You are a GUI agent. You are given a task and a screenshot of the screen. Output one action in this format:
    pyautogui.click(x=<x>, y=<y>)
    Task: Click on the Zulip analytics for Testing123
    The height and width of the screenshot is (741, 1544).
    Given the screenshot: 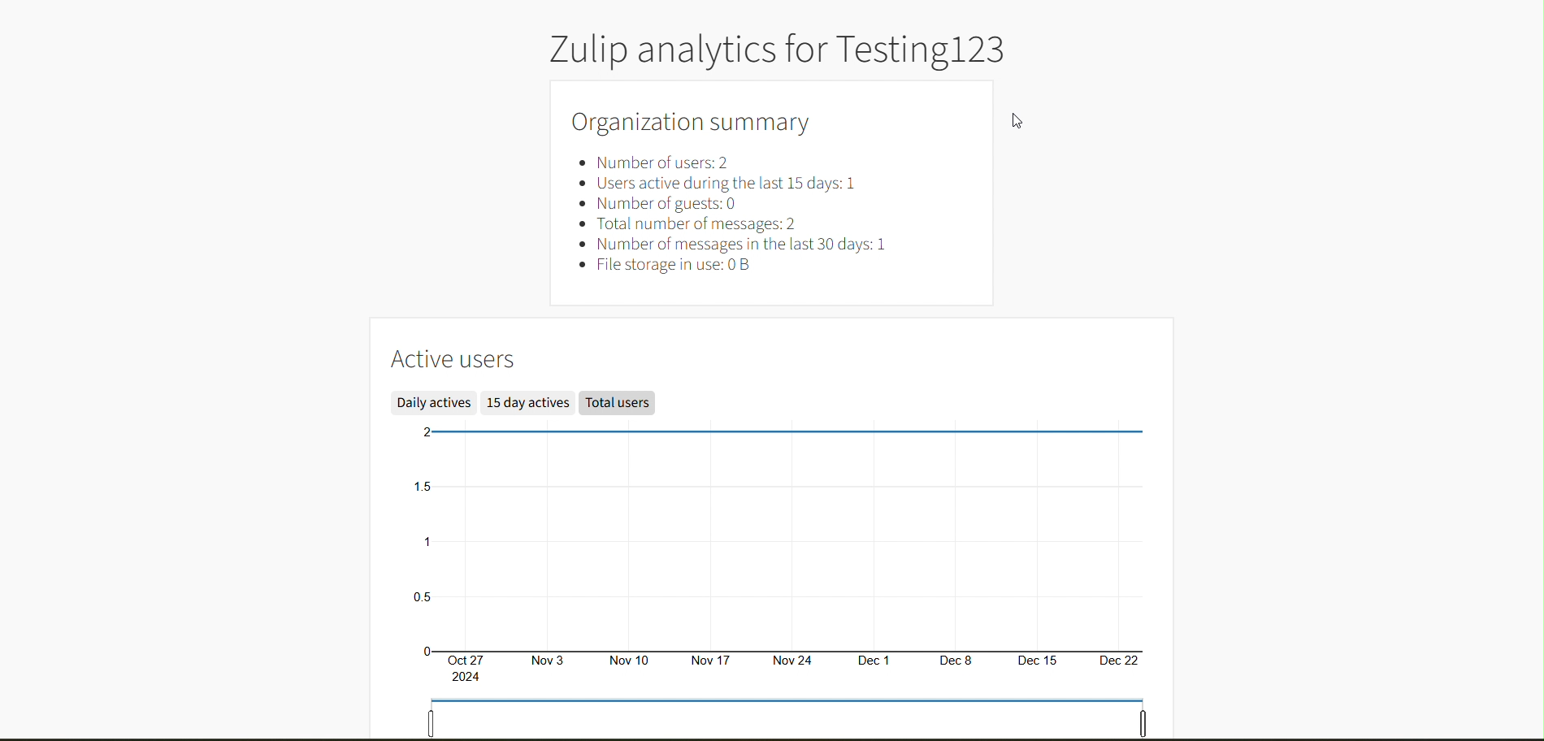 What is the action you would take?
    pyautogui.click(x=792, y=48)
    